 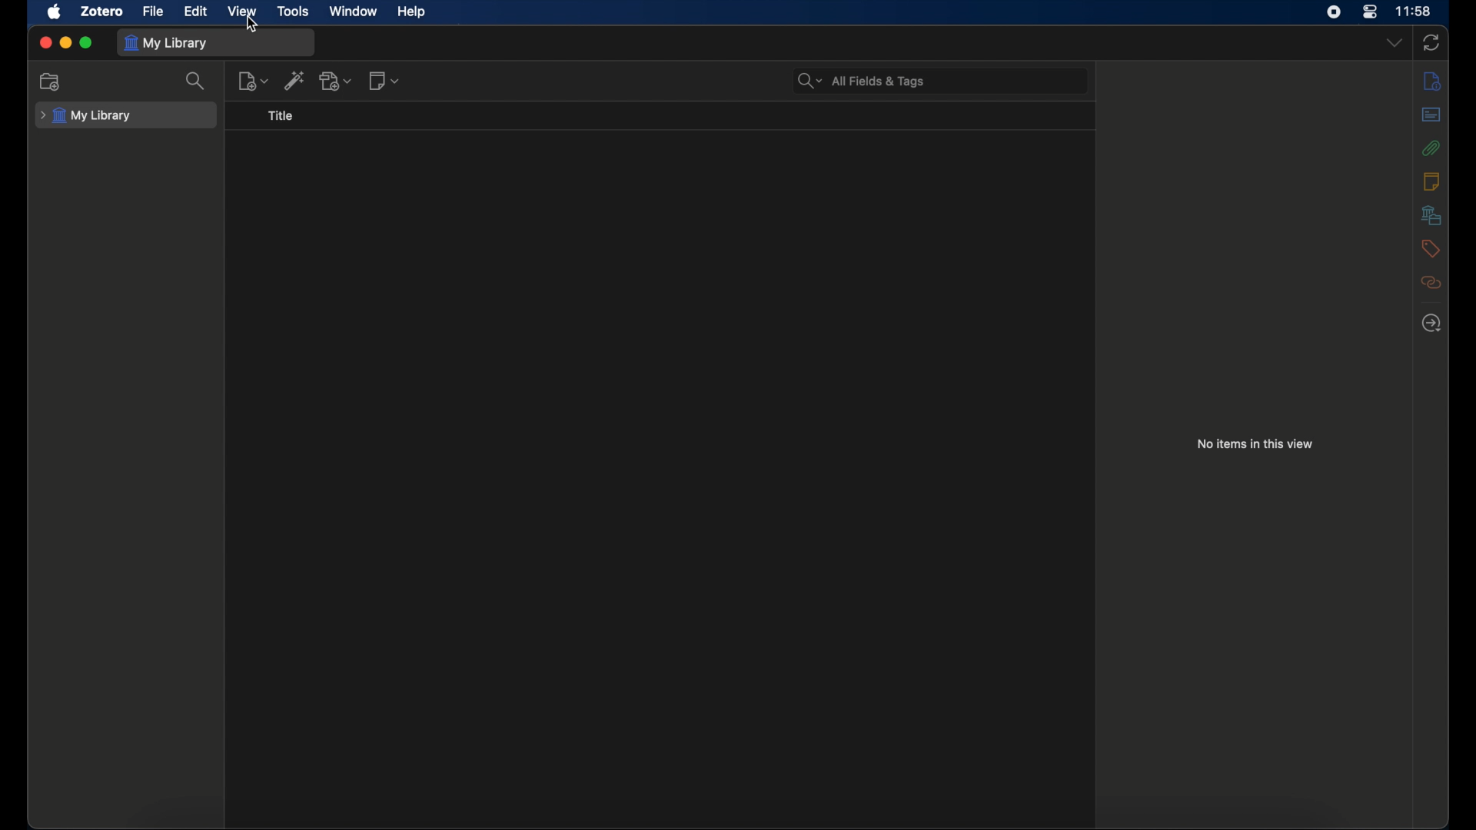 I want to click on edit, so click(x=198, y=11).